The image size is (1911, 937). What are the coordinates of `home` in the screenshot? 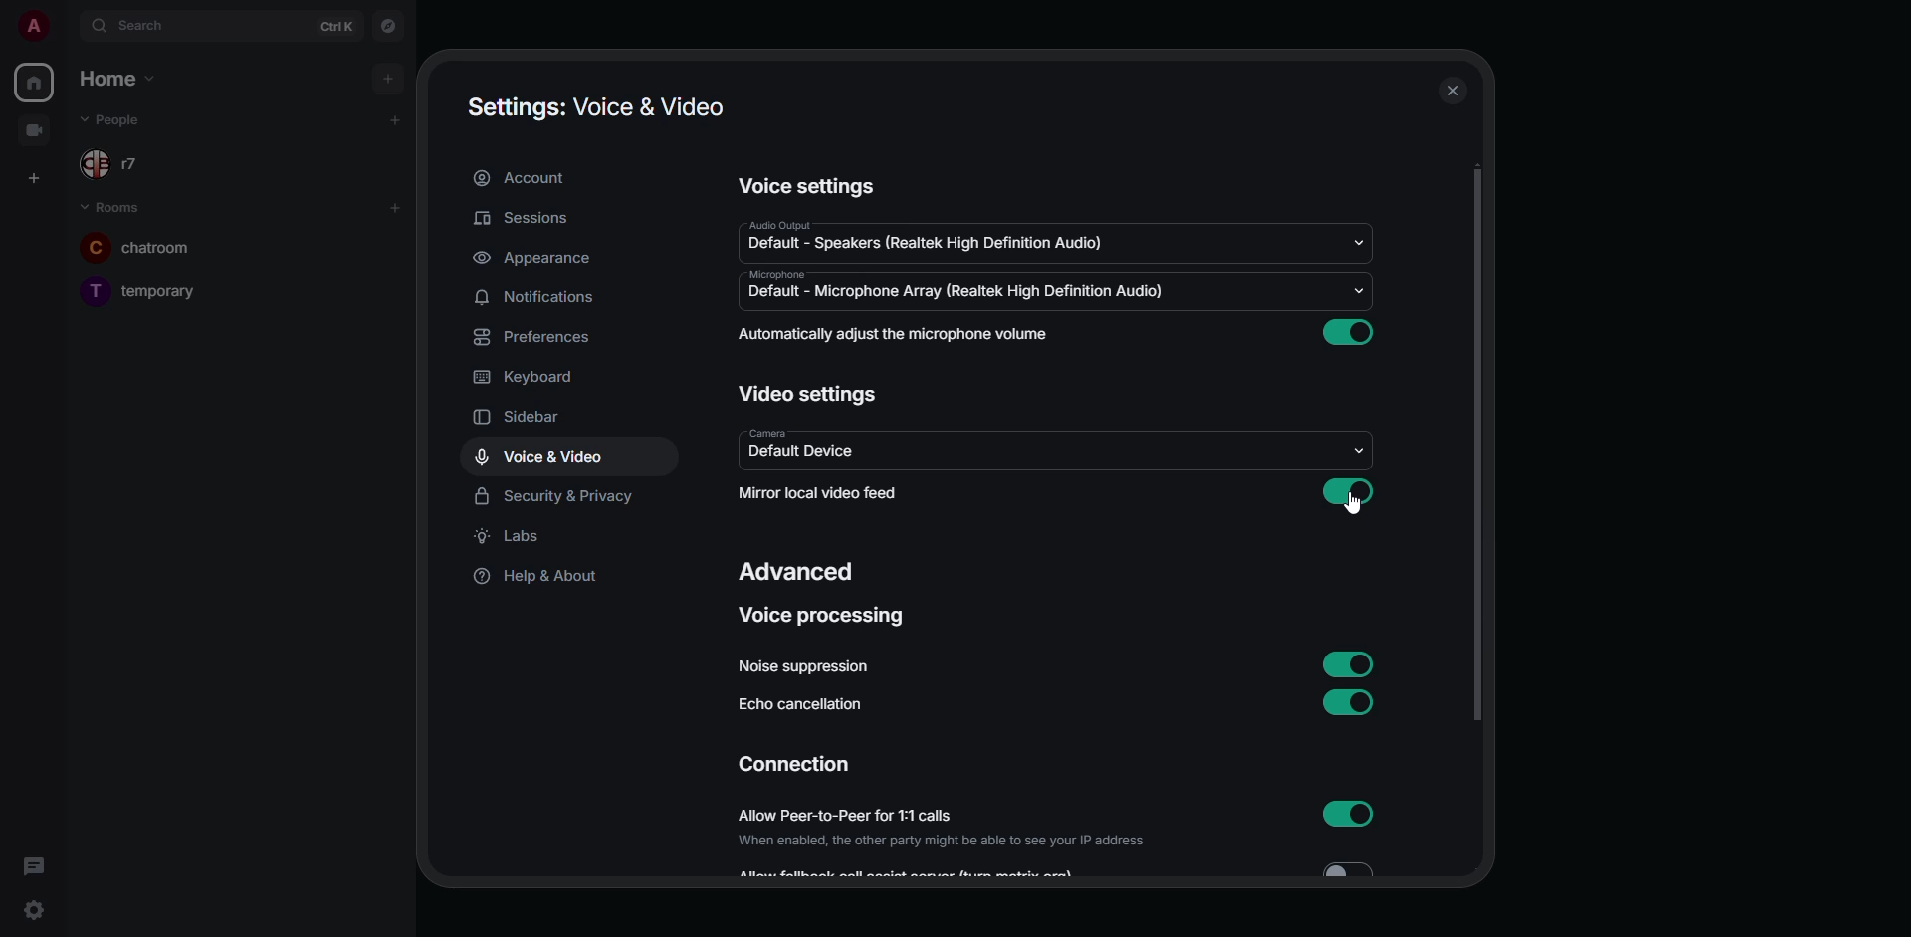 It's located at (36, 81).